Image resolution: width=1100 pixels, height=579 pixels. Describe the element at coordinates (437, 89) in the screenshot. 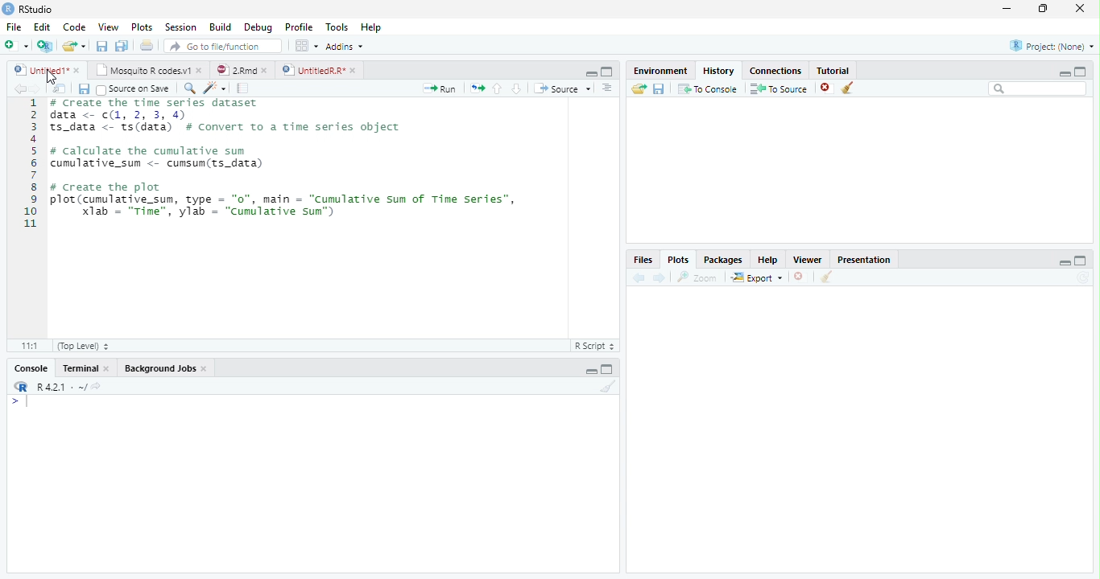

I see `Run` at that location.